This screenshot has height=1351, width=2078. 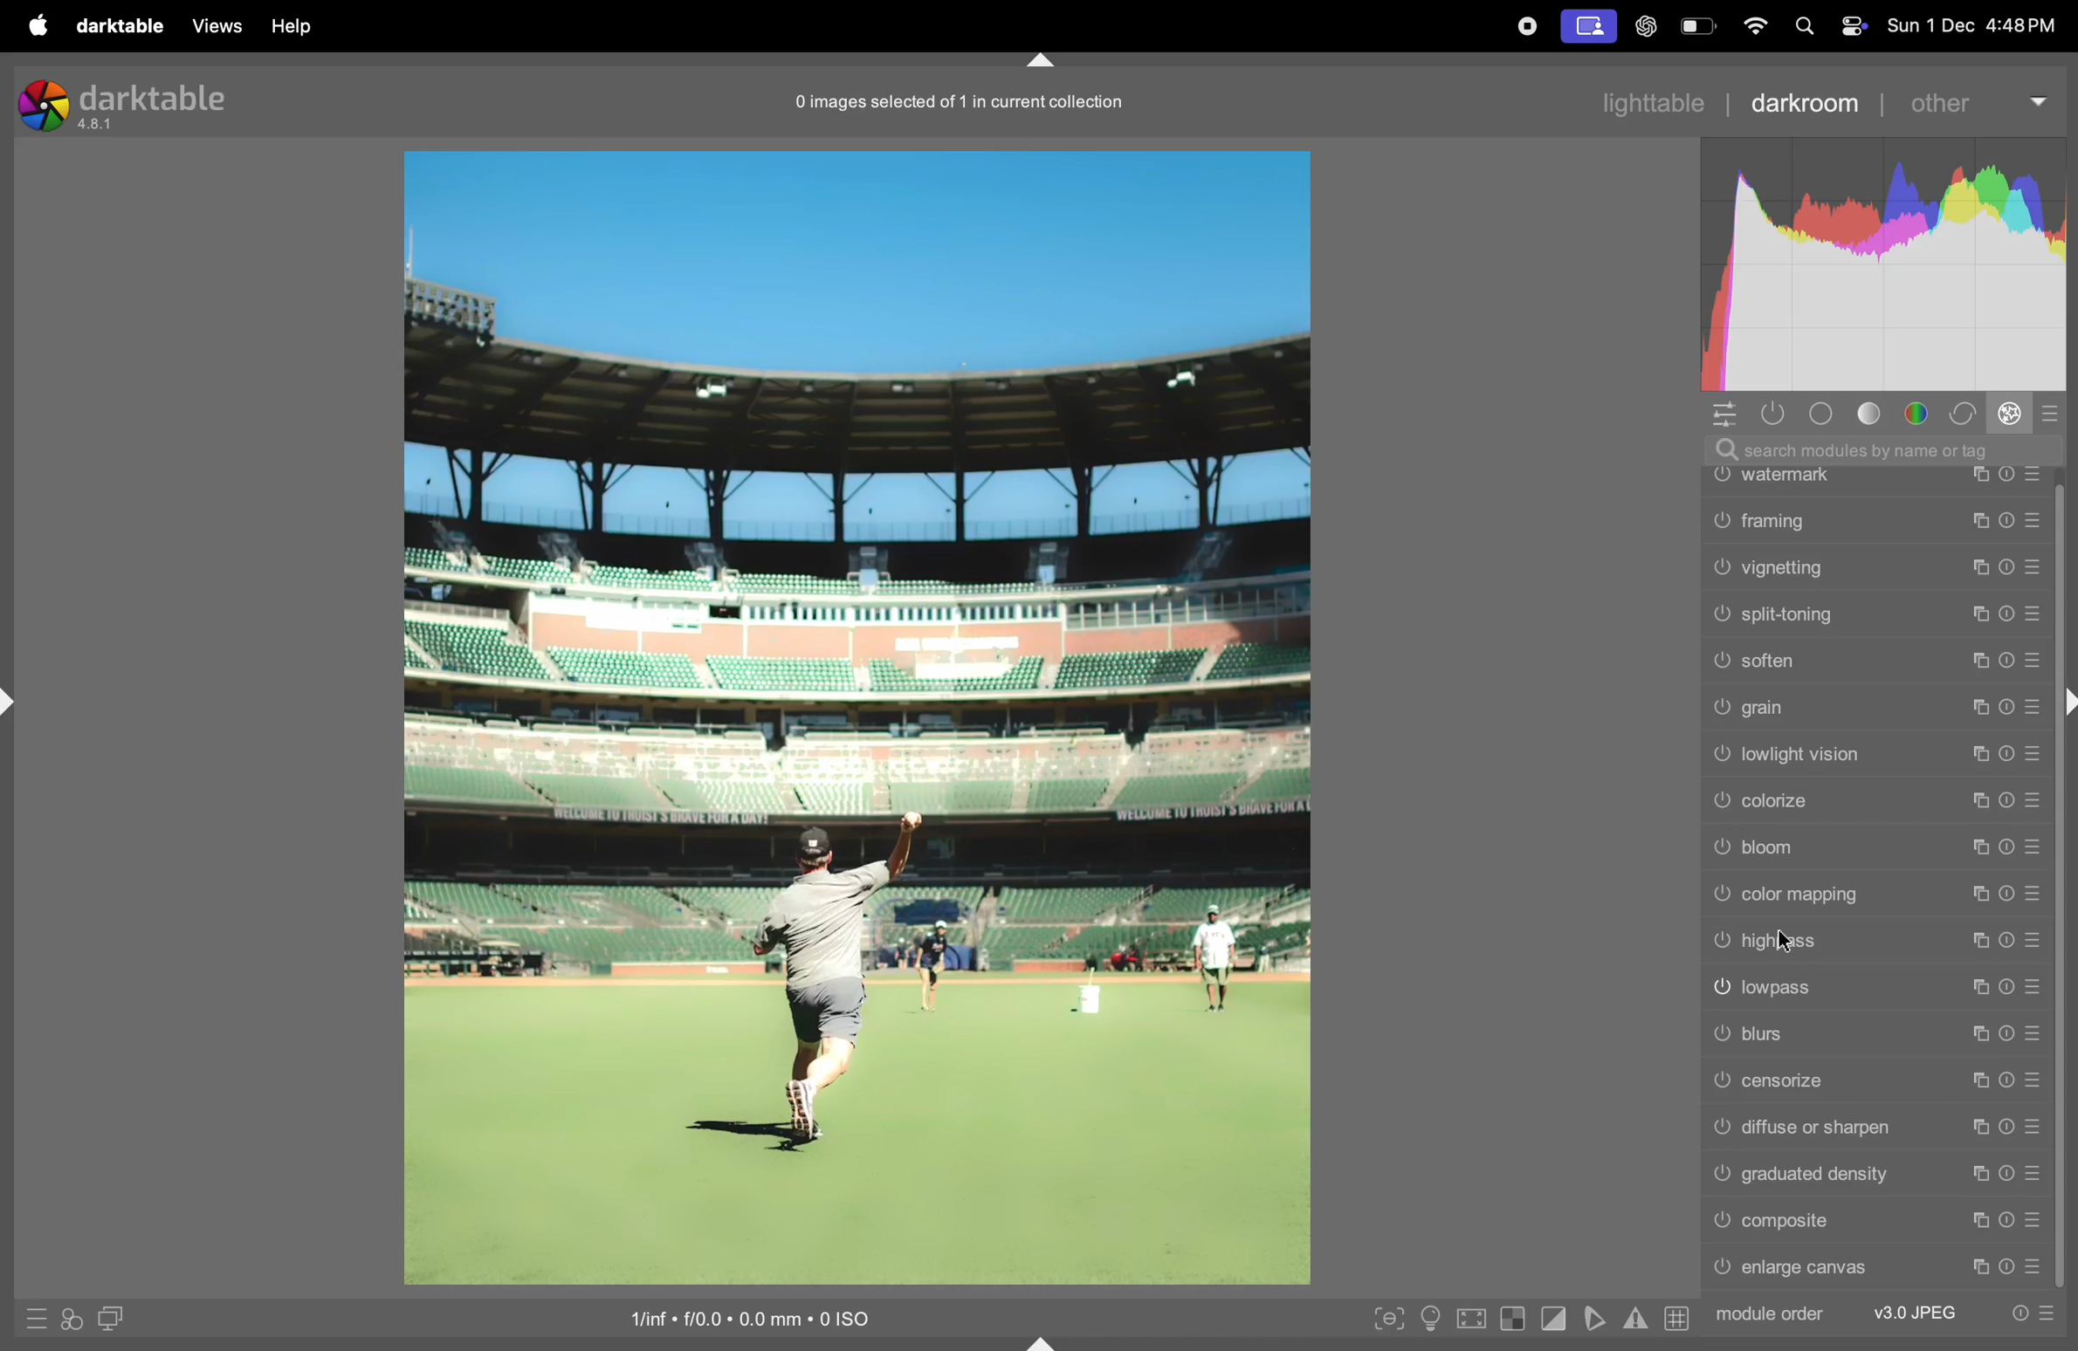 What do you see at coordinates (1051, 61) in the screenshot?
I see `markdown` at bounding box center [1051, 61].